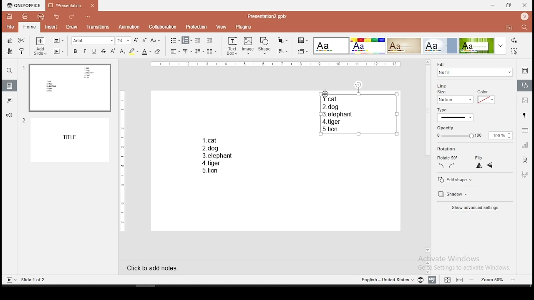 The width and height of the screenshot is (534, 300). Describe the element at coordinates (526, 161) in the screenshot. I see `text art tool` at that location.